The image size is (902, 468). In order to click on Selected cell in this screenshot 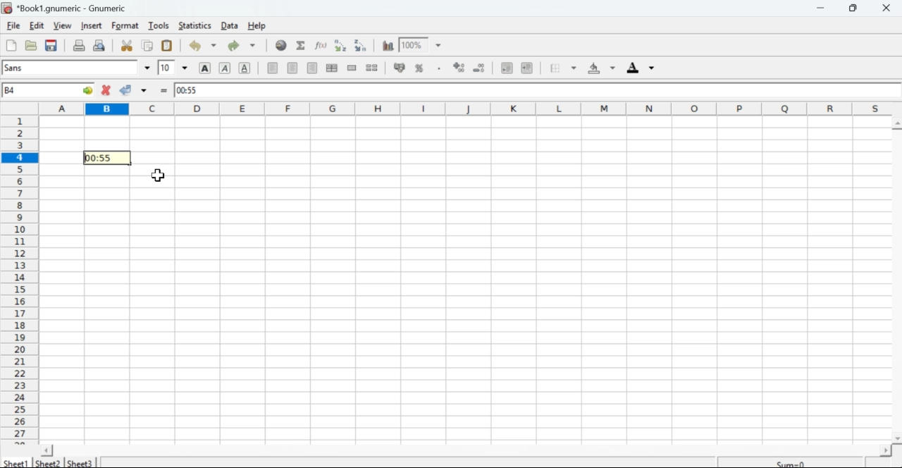, I will do `click(109, 156)`.